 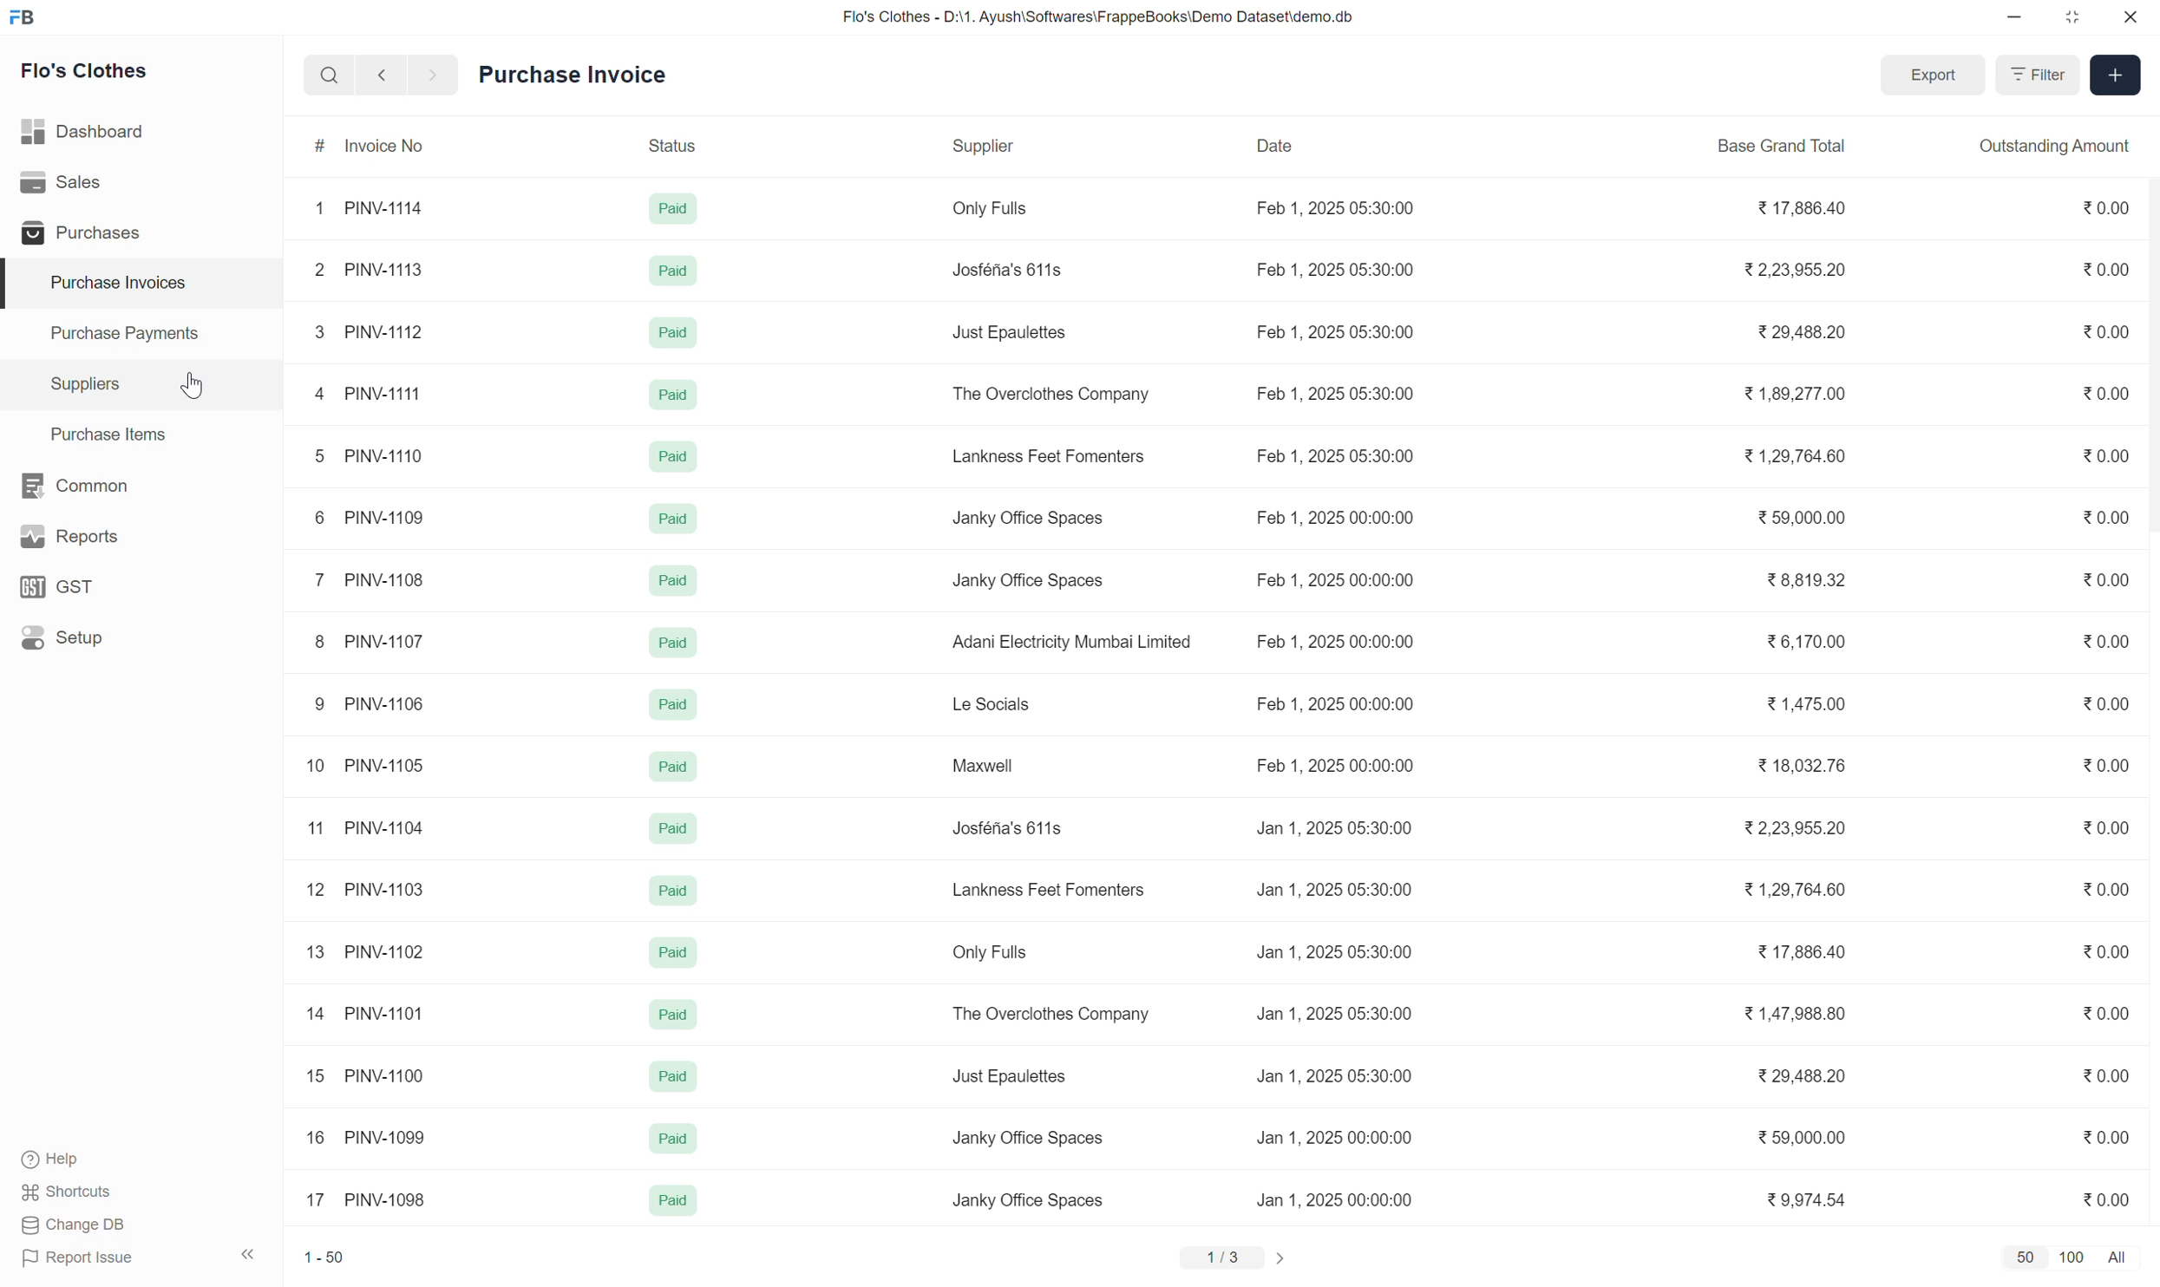 What do you see at coordinates (673, 271) in the screenshot?
I see `Paid` at bounding box center [673, 271].